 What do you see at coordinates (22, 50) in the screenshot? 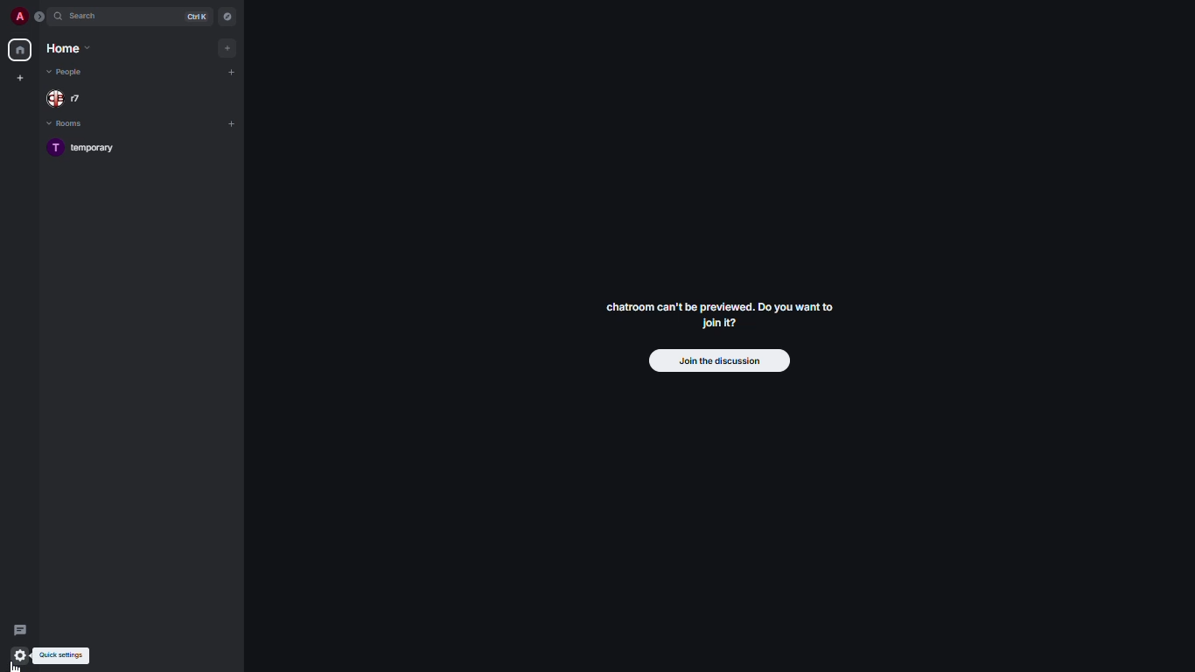
I see `home` at bounding box center [22, 50].